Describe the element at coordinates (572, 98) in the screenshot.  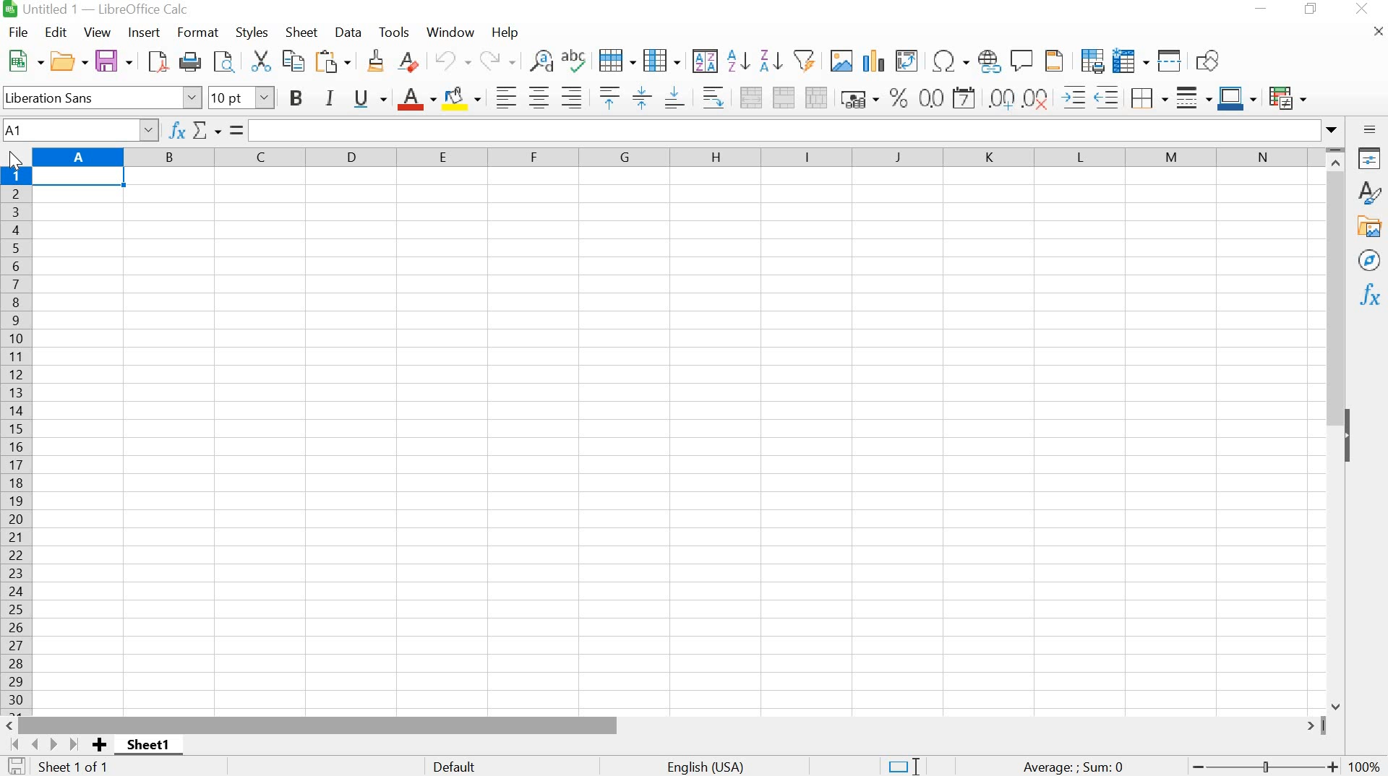
I see `Align Right` at that location.